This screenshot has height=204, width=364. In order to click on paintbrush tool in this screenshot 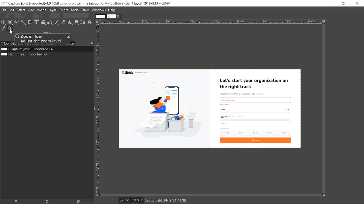, I will do `click(57, 22)`.